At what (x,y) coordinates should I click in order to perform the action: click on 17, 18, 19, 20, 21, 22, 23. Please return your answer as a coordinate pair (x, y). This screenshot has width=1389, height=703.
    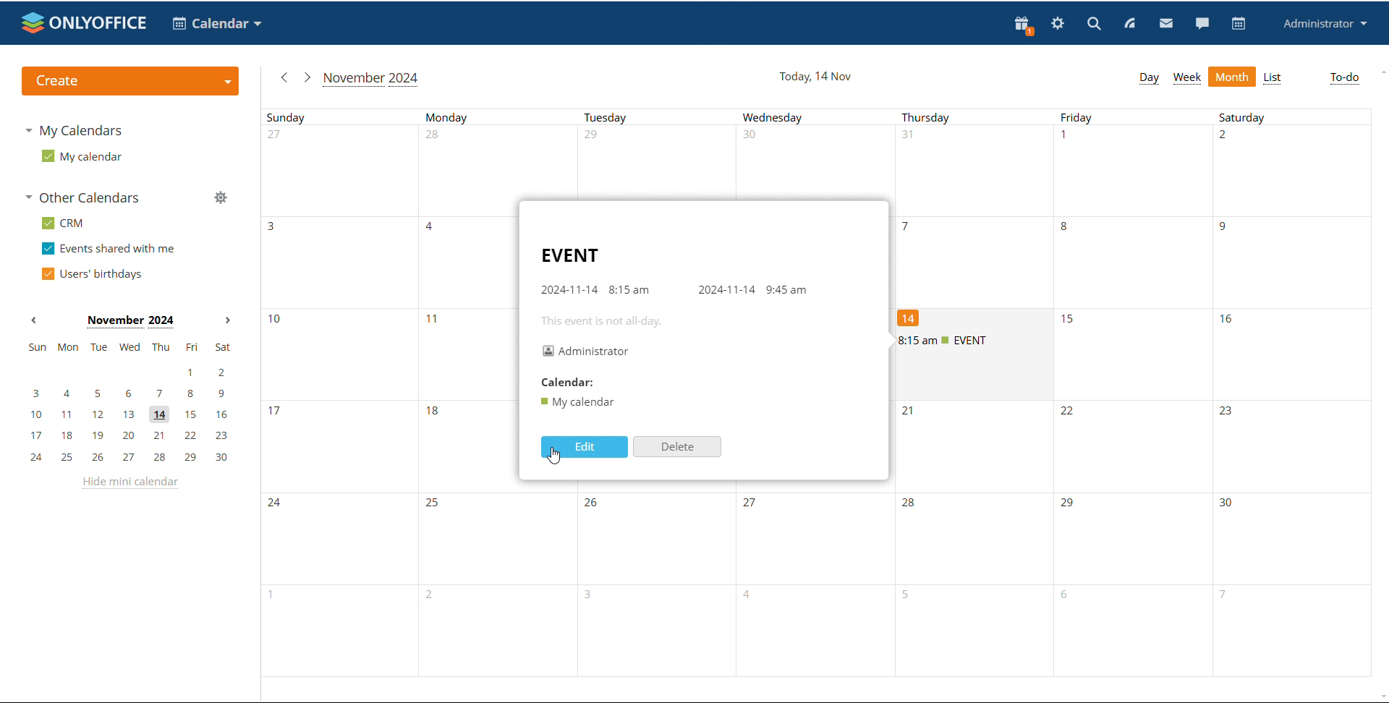
    Looking at the image, I should click on (129, 436).